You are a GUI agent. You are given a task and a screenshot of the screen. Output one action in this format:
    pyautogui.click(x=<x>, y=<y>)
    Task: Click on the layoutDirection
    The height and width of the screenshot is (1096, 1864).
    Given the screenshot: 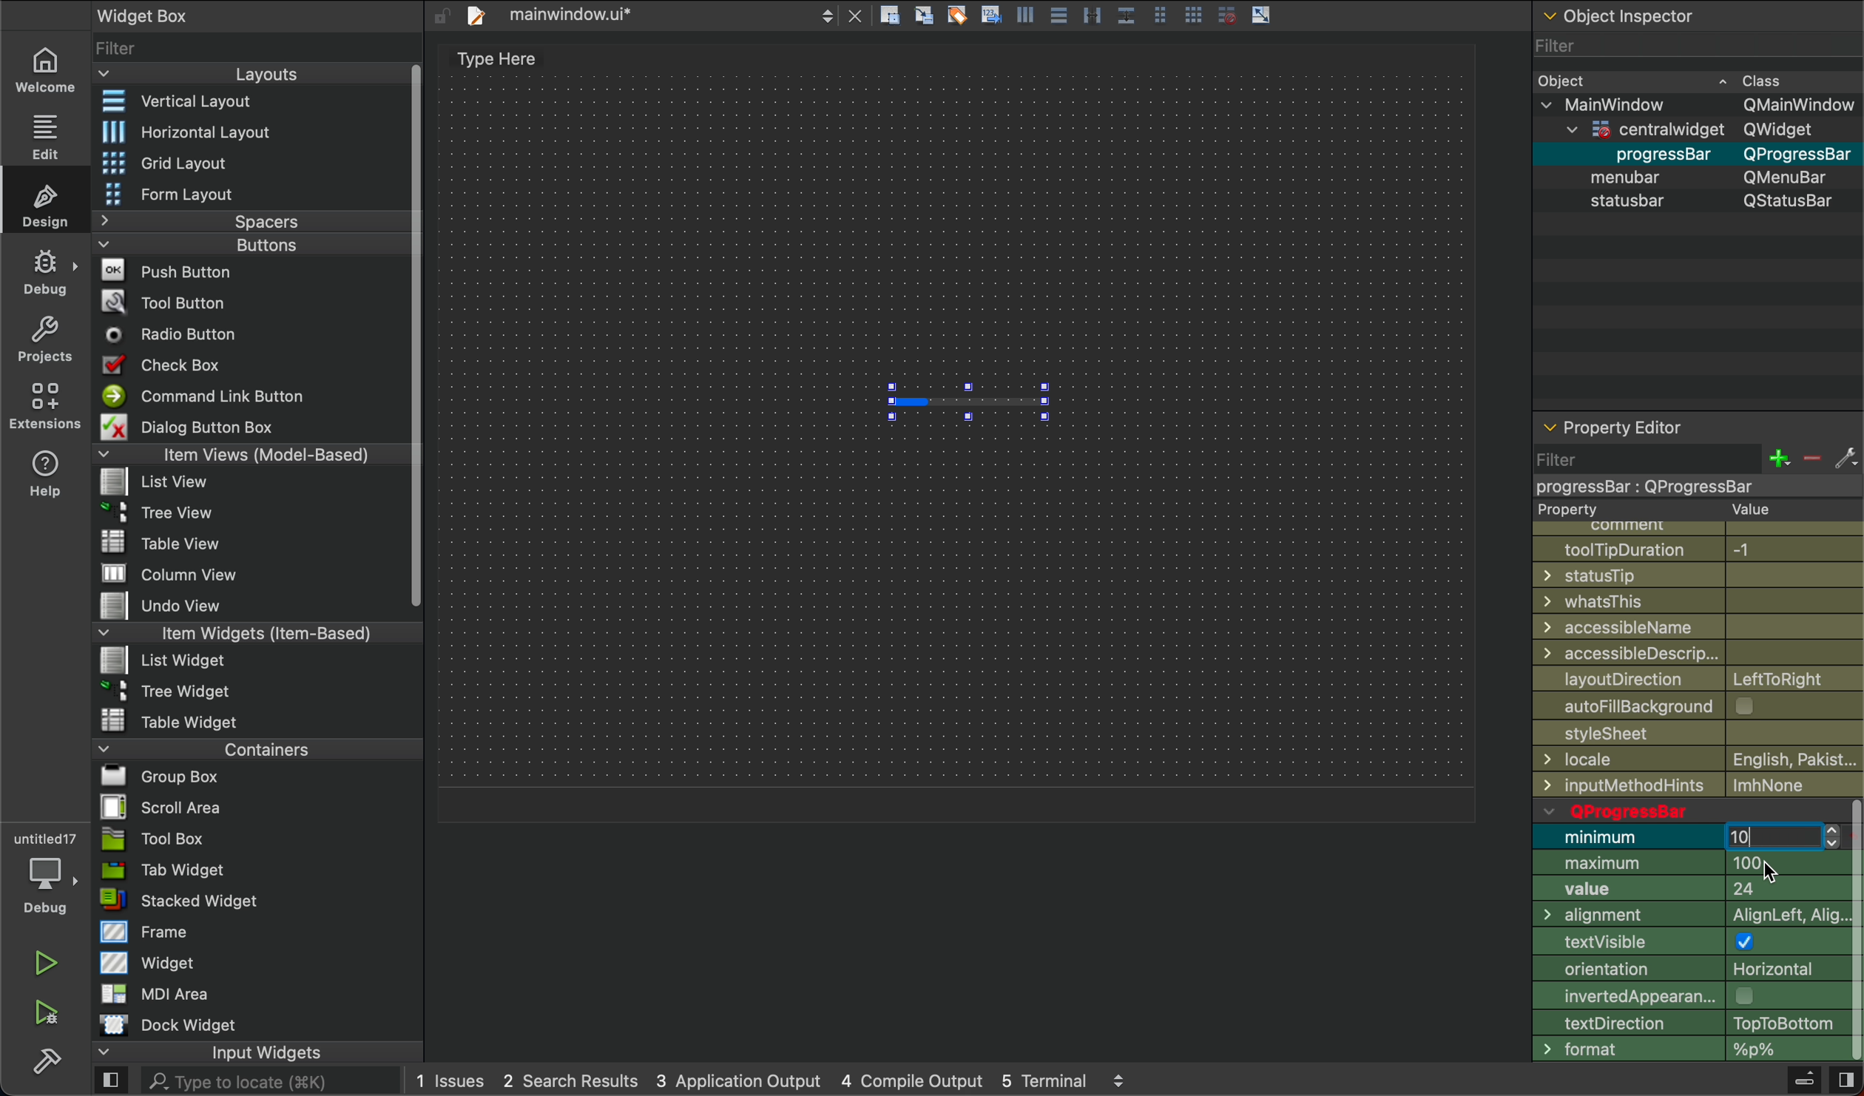 What is the action you would take?
    pyautogui.click(x=1698, y=677)
    